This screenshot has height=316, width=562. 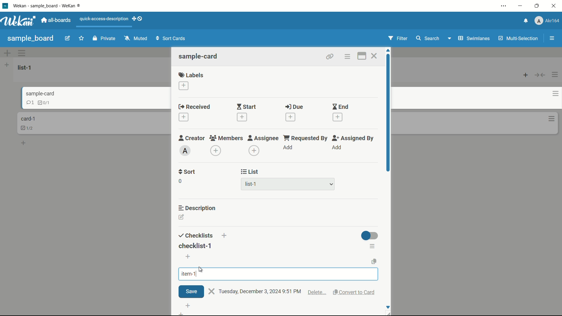 I want to click on profile, so click(x=546, y=21).